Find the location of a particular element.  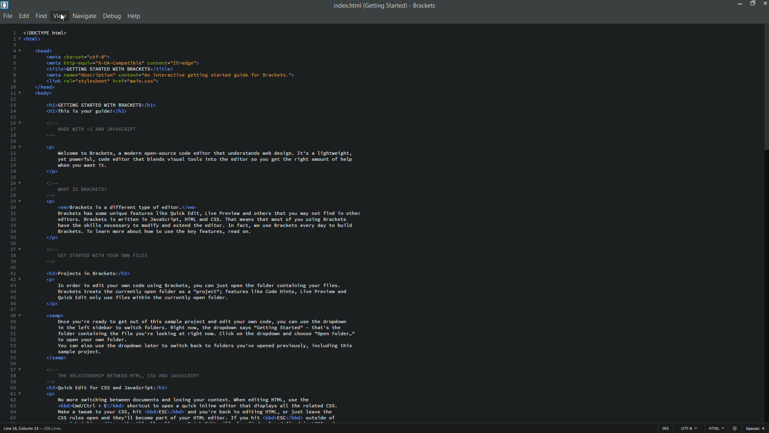

file encoding is located at coordinates (689, 429).